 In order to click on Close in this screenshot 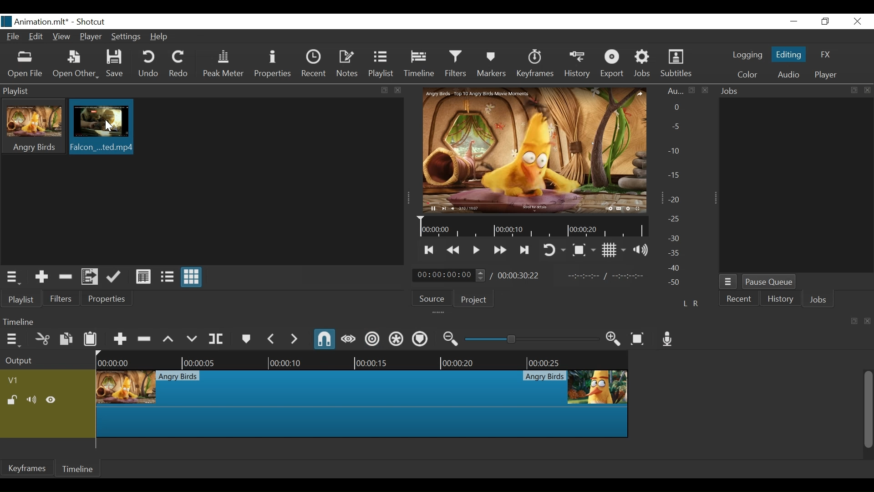, I will do `click(858, 22)`.